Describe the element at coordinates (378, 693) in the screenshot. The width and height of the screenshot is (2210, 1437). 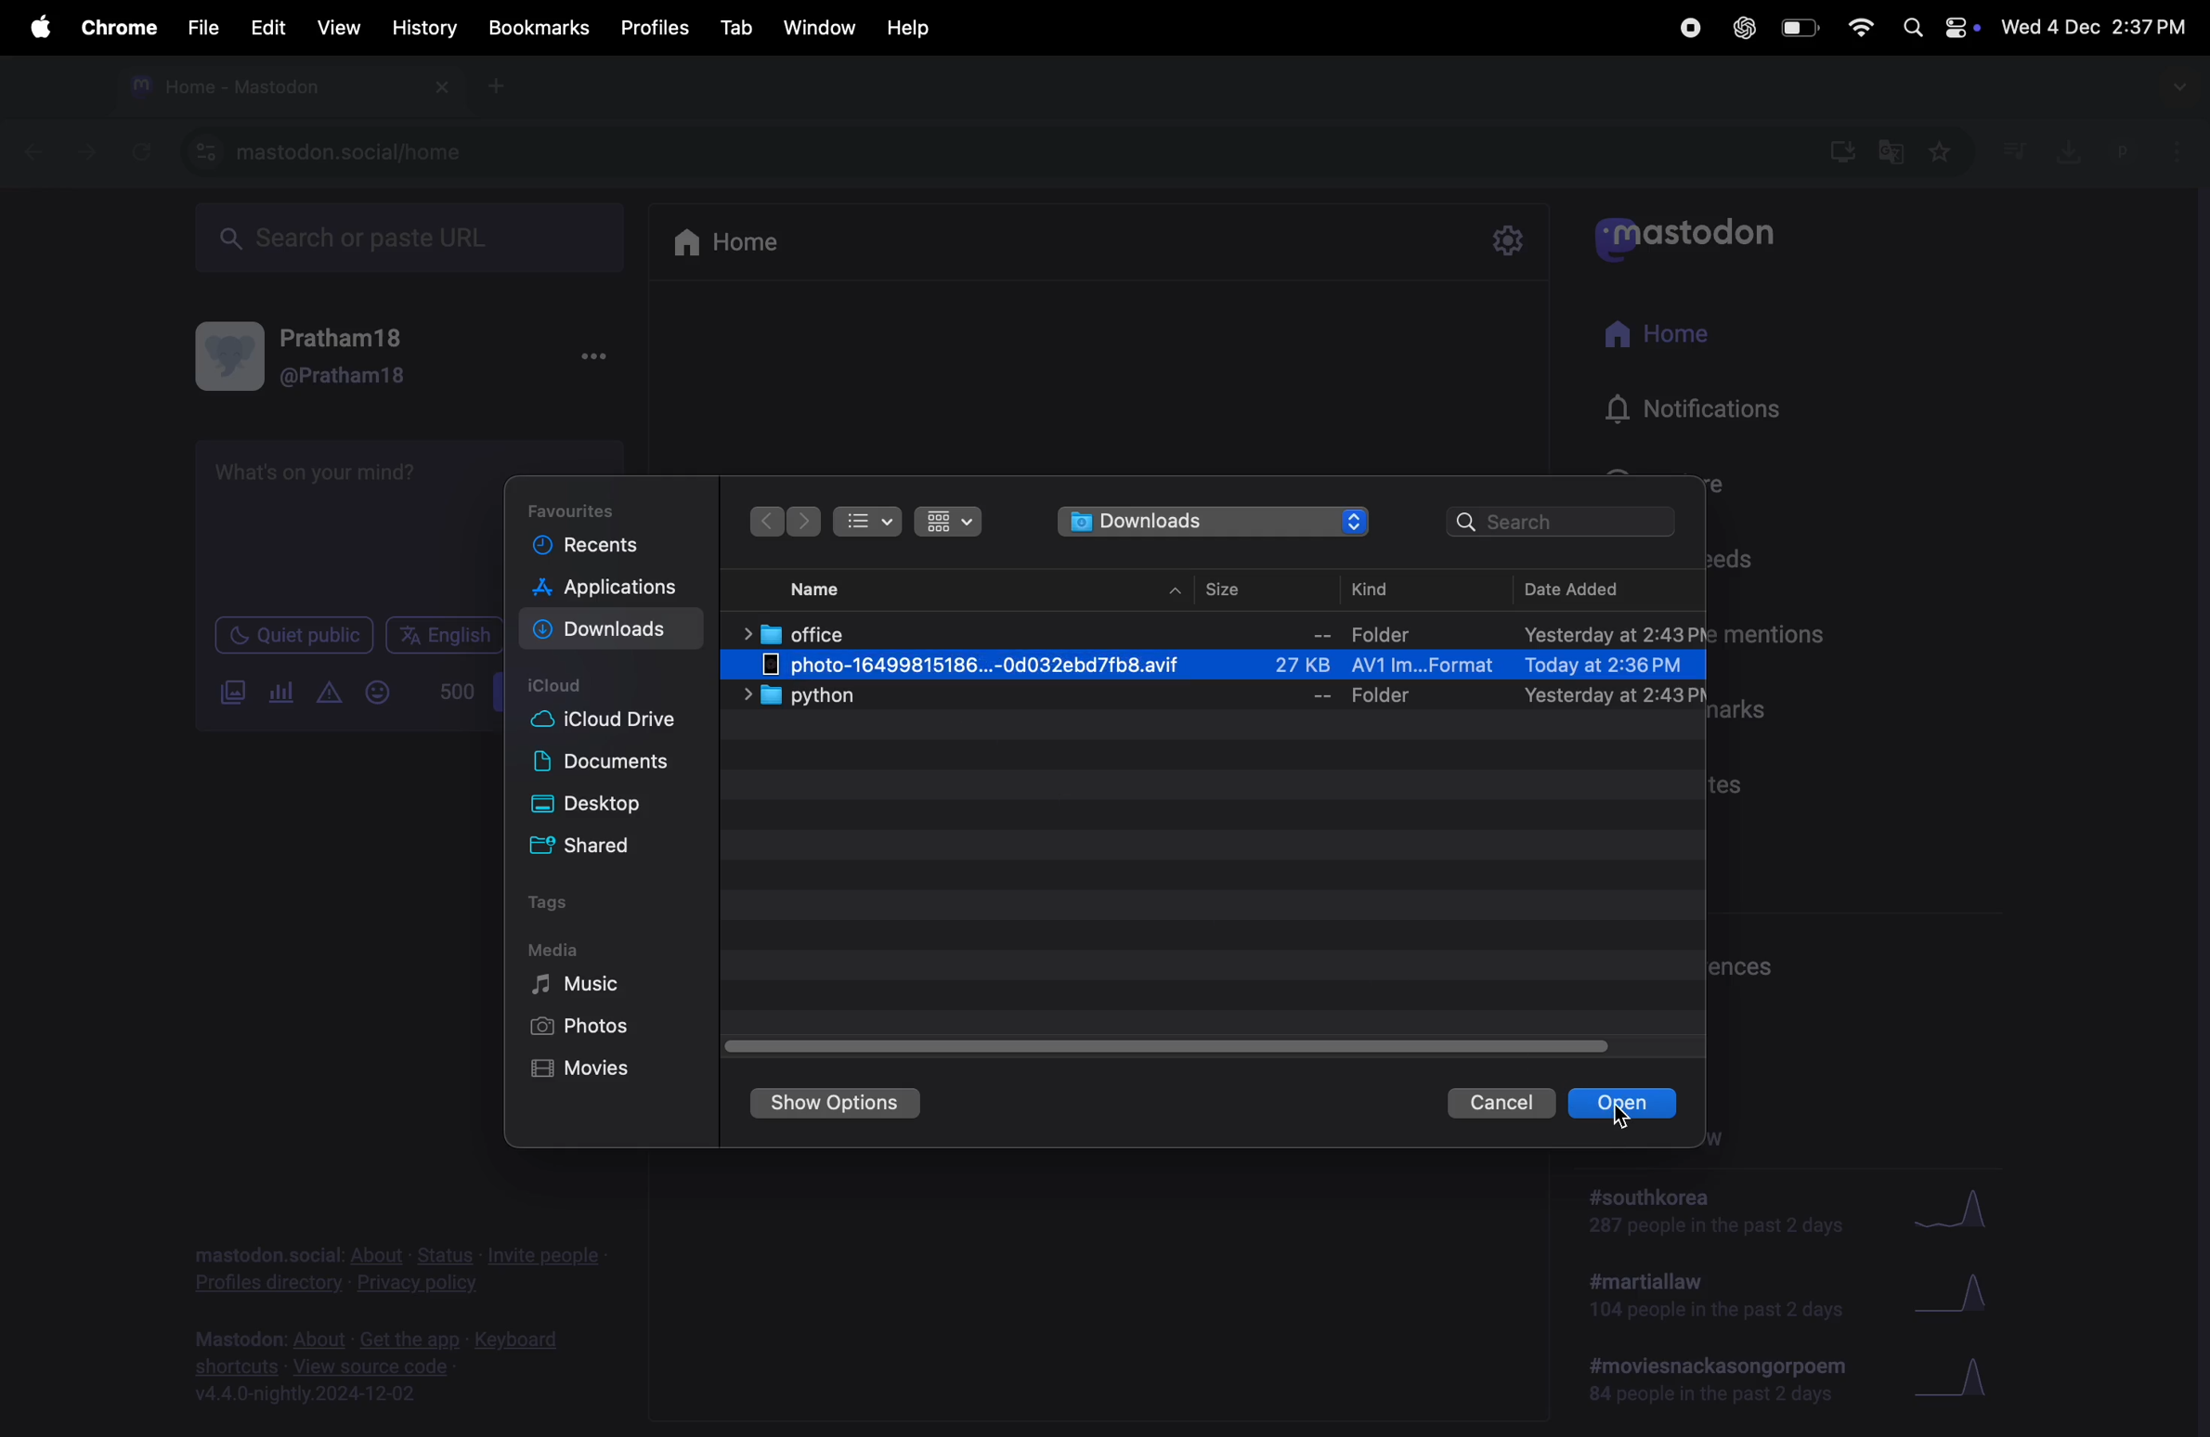
I see `emoji` at that location.